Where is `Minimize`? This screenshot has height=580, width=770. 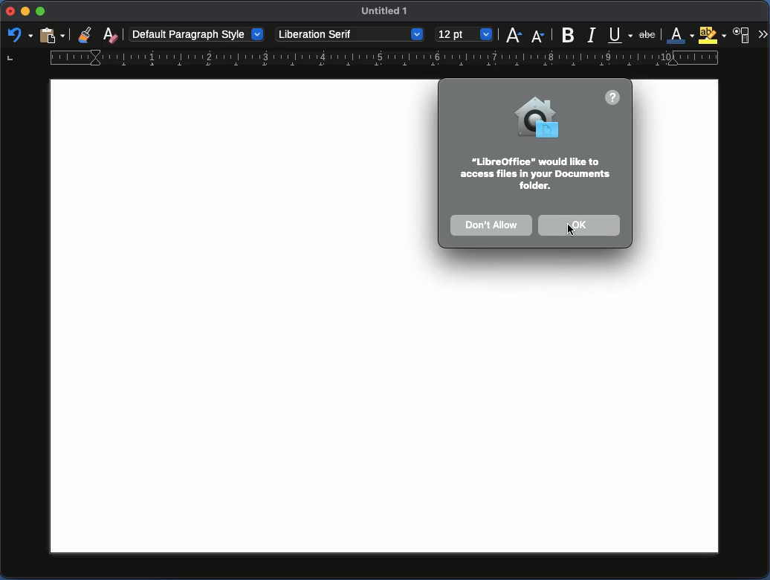
Minimize is located at coordinates (42, 12).